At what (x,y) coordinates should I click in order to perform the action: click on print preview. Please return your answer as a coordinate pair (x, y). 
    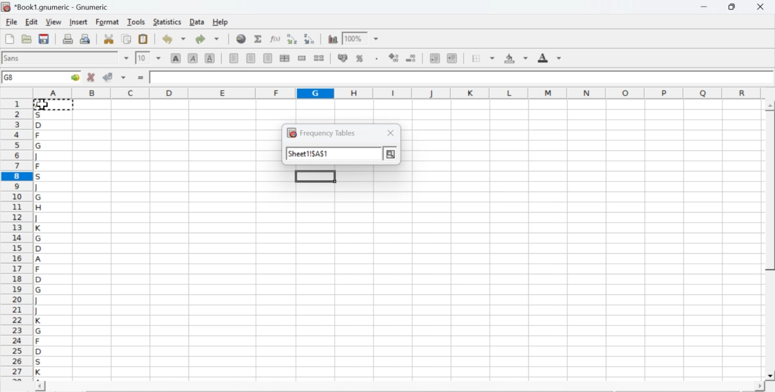
    Looking at the image, I should click on (85, 38).